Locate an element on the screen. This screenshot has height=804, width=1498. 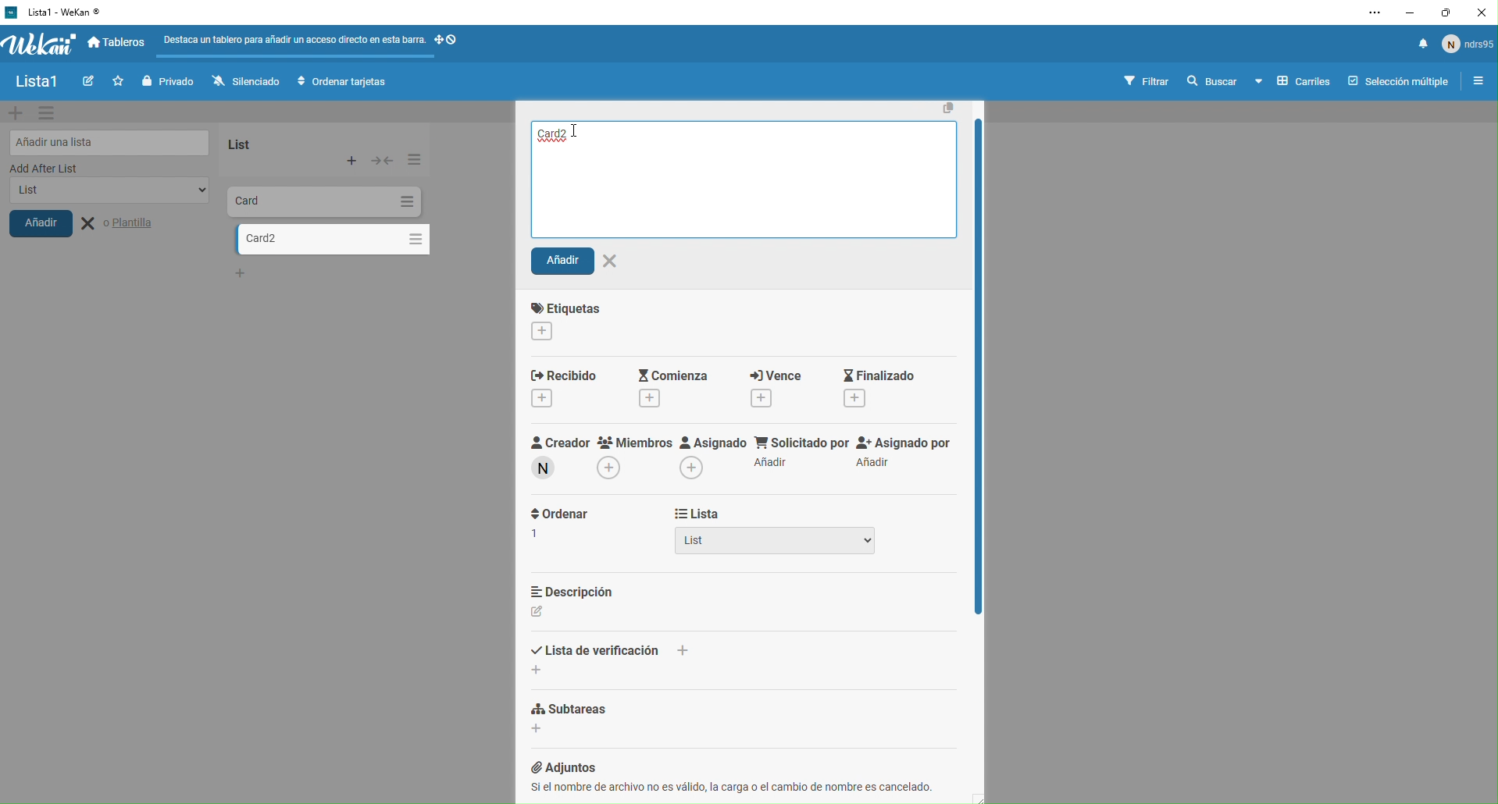
Finalizado is located at coordinates (893, 386).